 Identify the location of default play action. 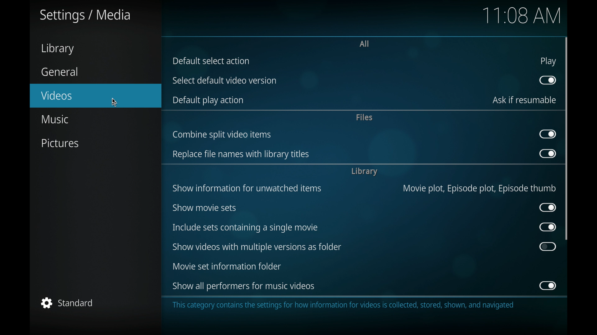
(209, 101).